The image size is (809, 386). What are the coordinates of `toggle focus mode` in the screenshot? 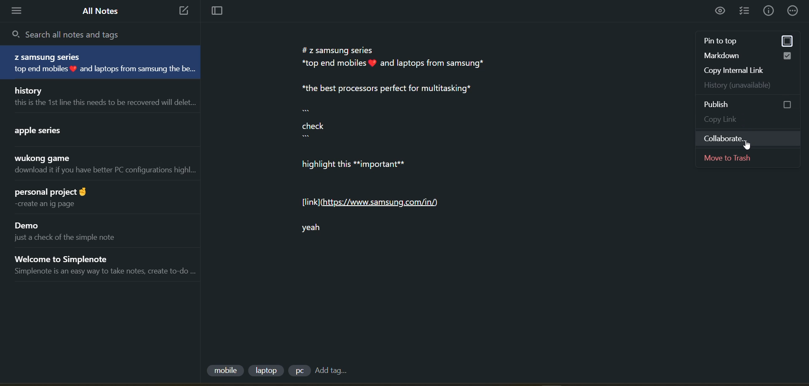 It's located at (214, 12).